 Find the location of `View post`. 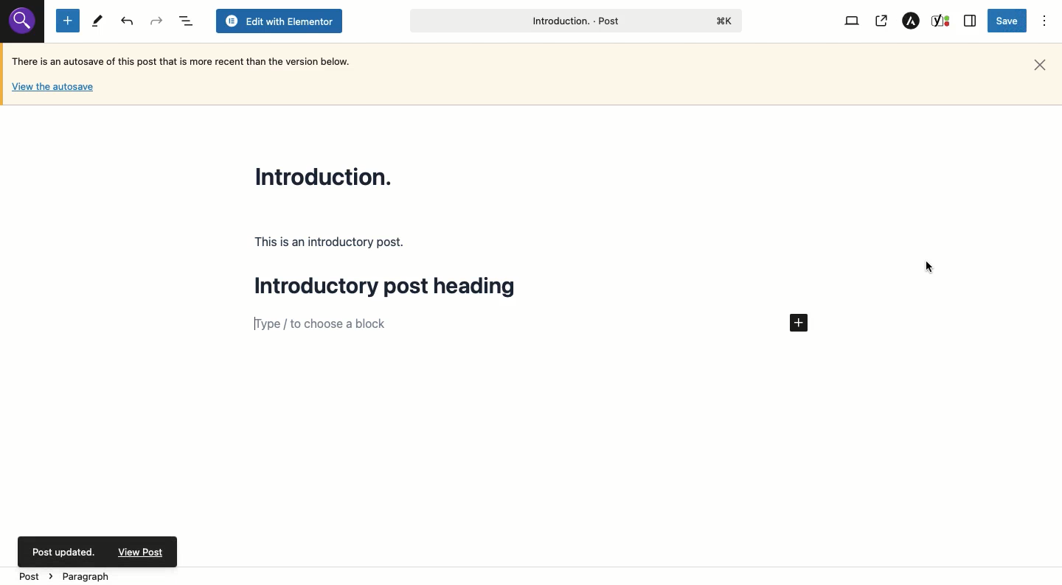

View post is located at coordinates (881, 21).